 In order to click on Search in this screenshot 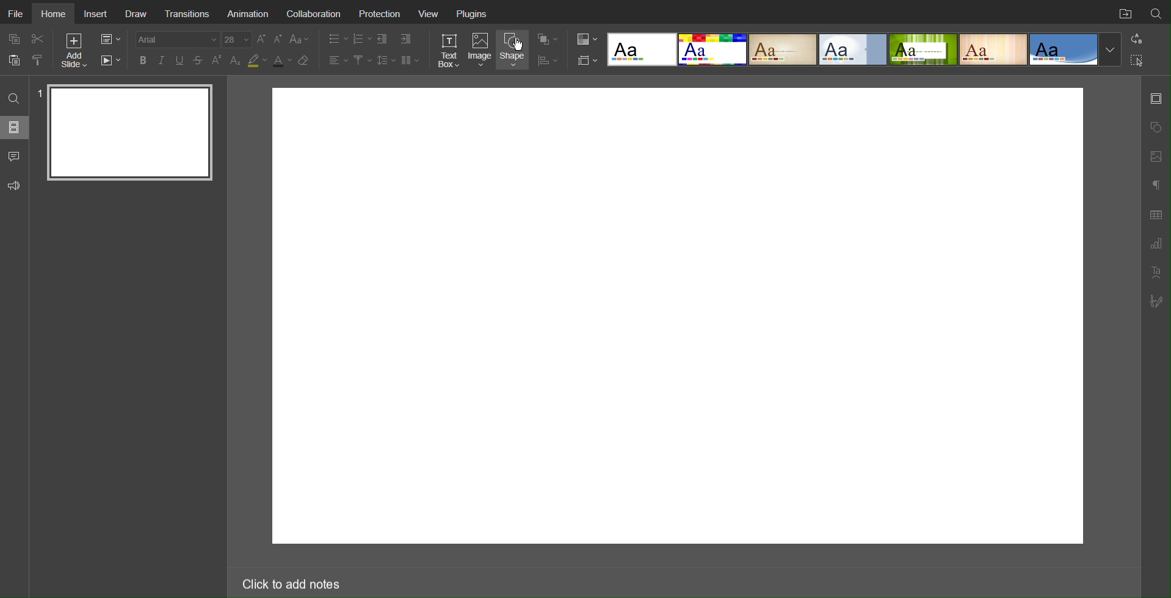, I will do `click(1156, 12)`.